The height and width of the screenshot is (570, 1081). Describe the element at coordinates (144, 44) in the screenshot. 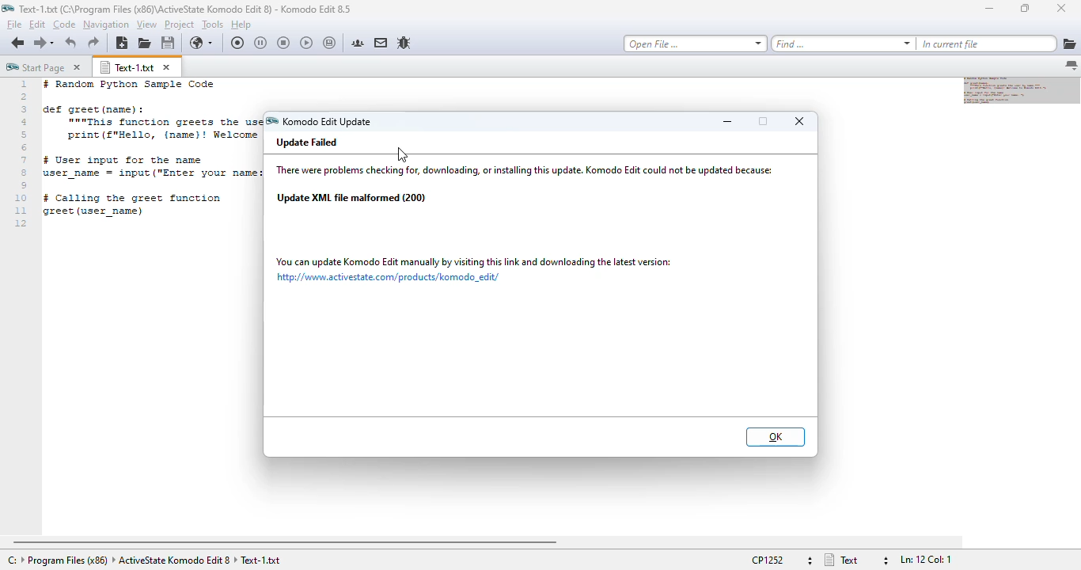

I see `open file` at that location.